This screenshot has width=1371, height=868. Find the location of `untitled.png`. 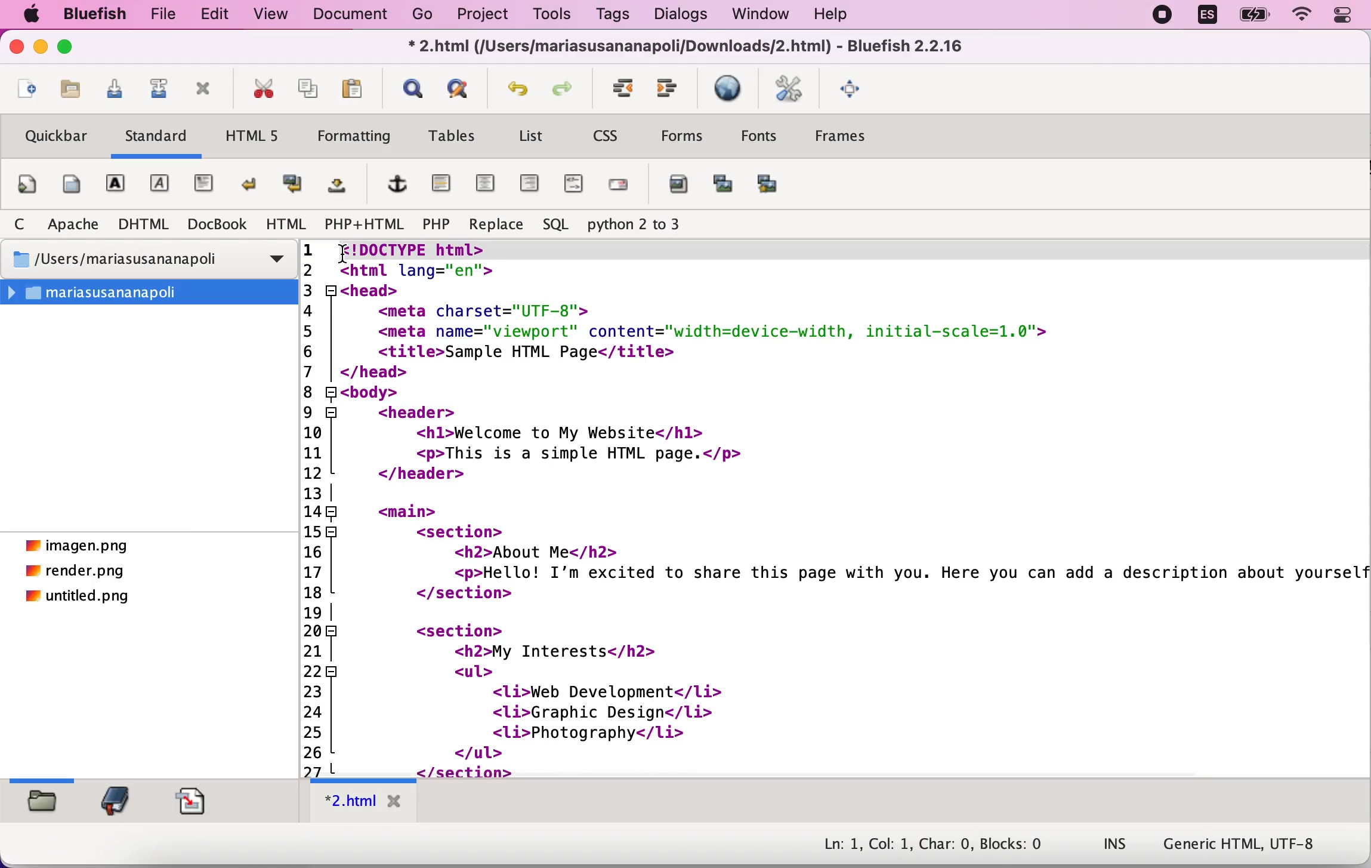

untitled.png is located at coordinates (80, 599).